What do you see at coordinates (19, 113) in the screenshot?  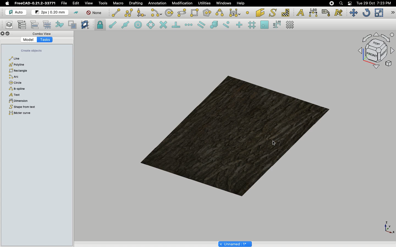 I see `Bézier curve` at bounding box center [19, 113].